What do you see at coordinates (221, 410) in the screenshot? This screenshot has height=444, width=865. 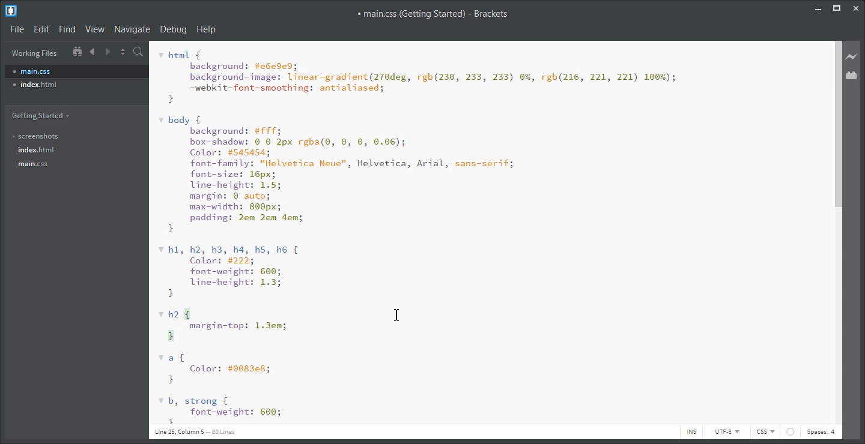 I see `b, strong {font-weight: 600;}` at bounding box center [221, 410].